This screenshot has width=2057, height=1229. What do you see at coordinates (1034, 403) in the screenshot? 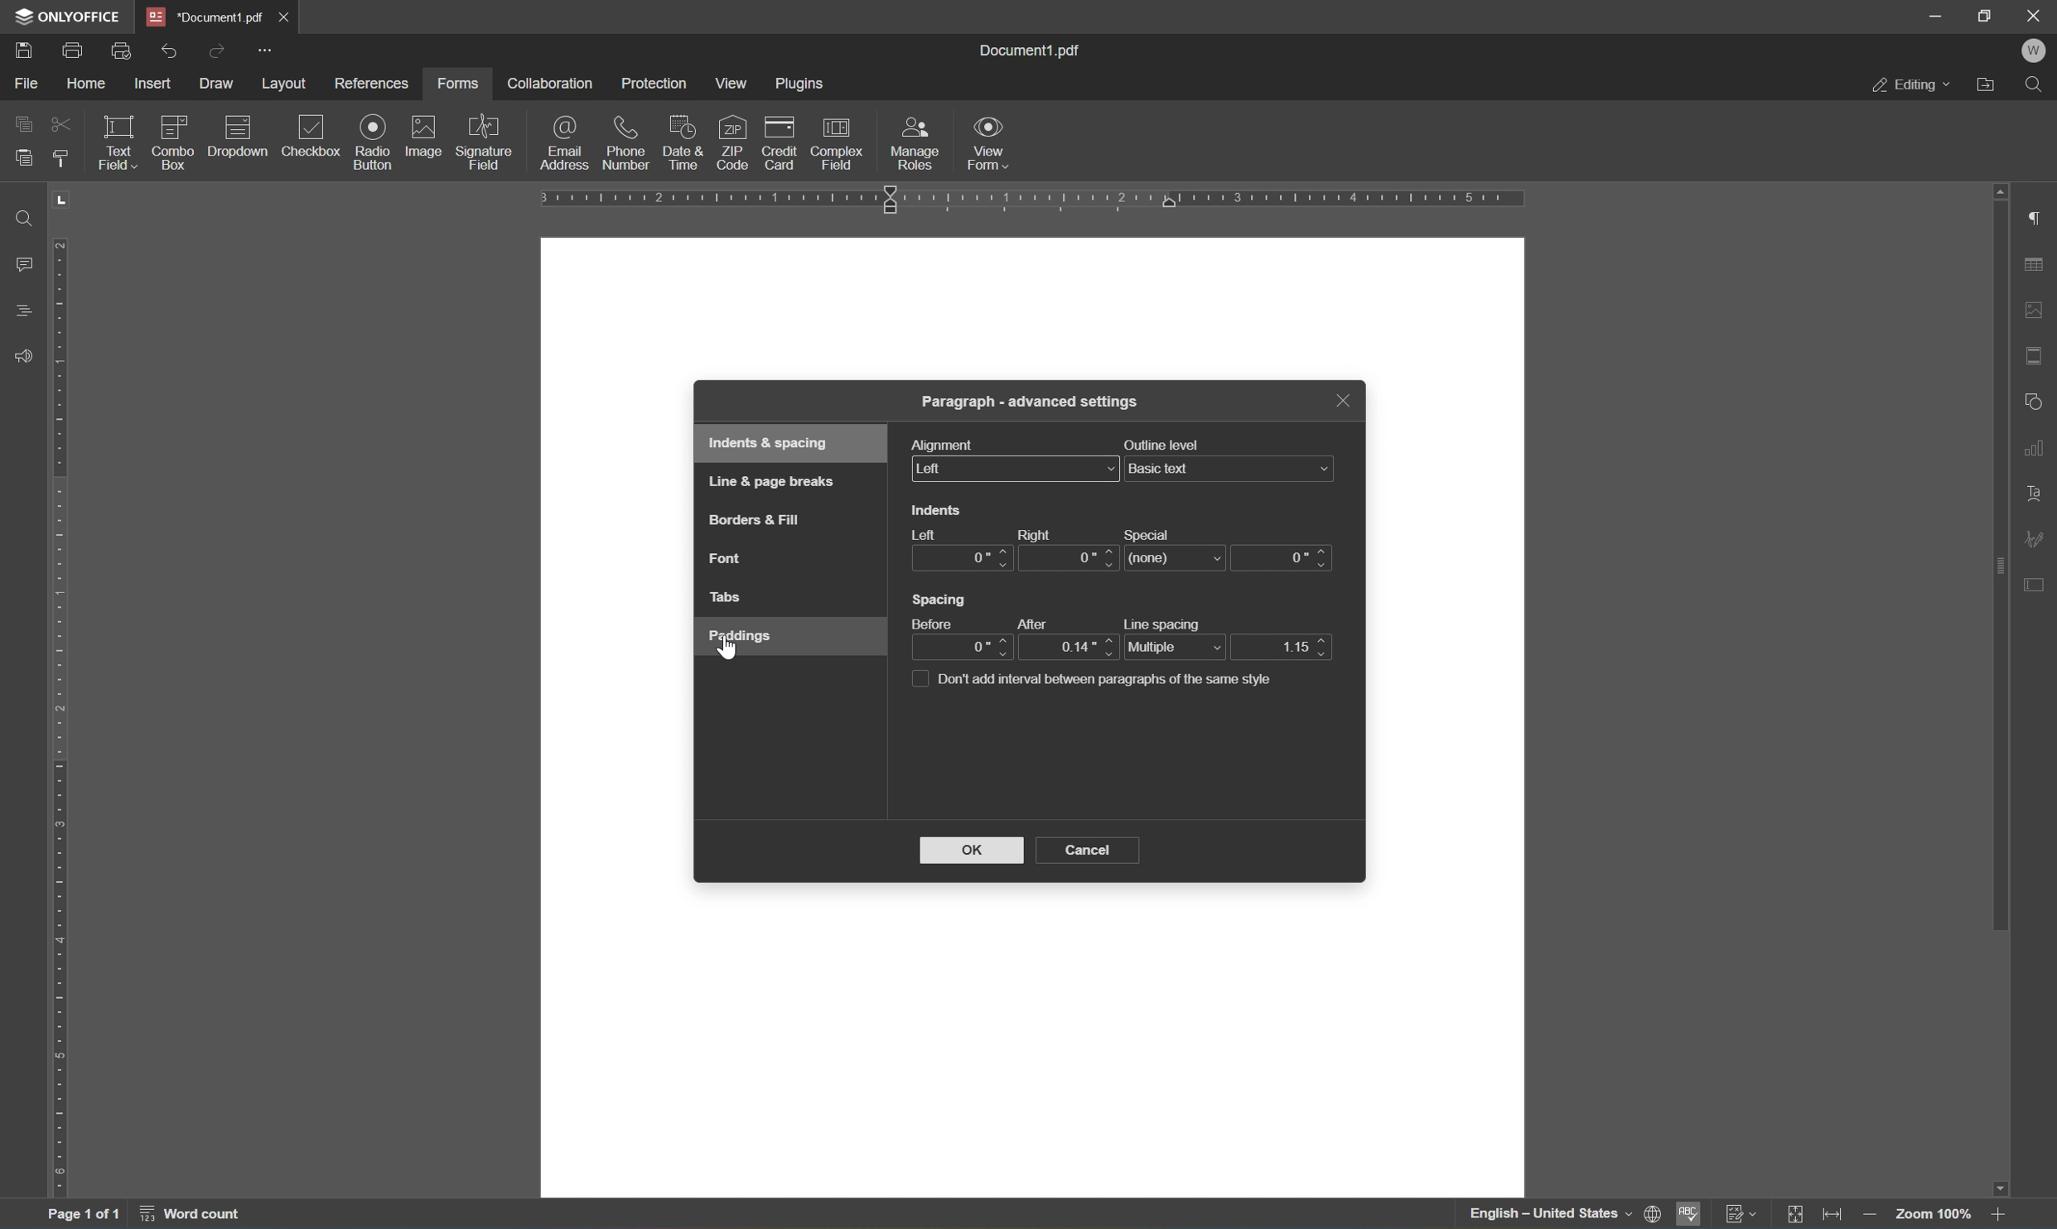
I see `paragraph - advanced settings` at bounding box center [1034, 403].